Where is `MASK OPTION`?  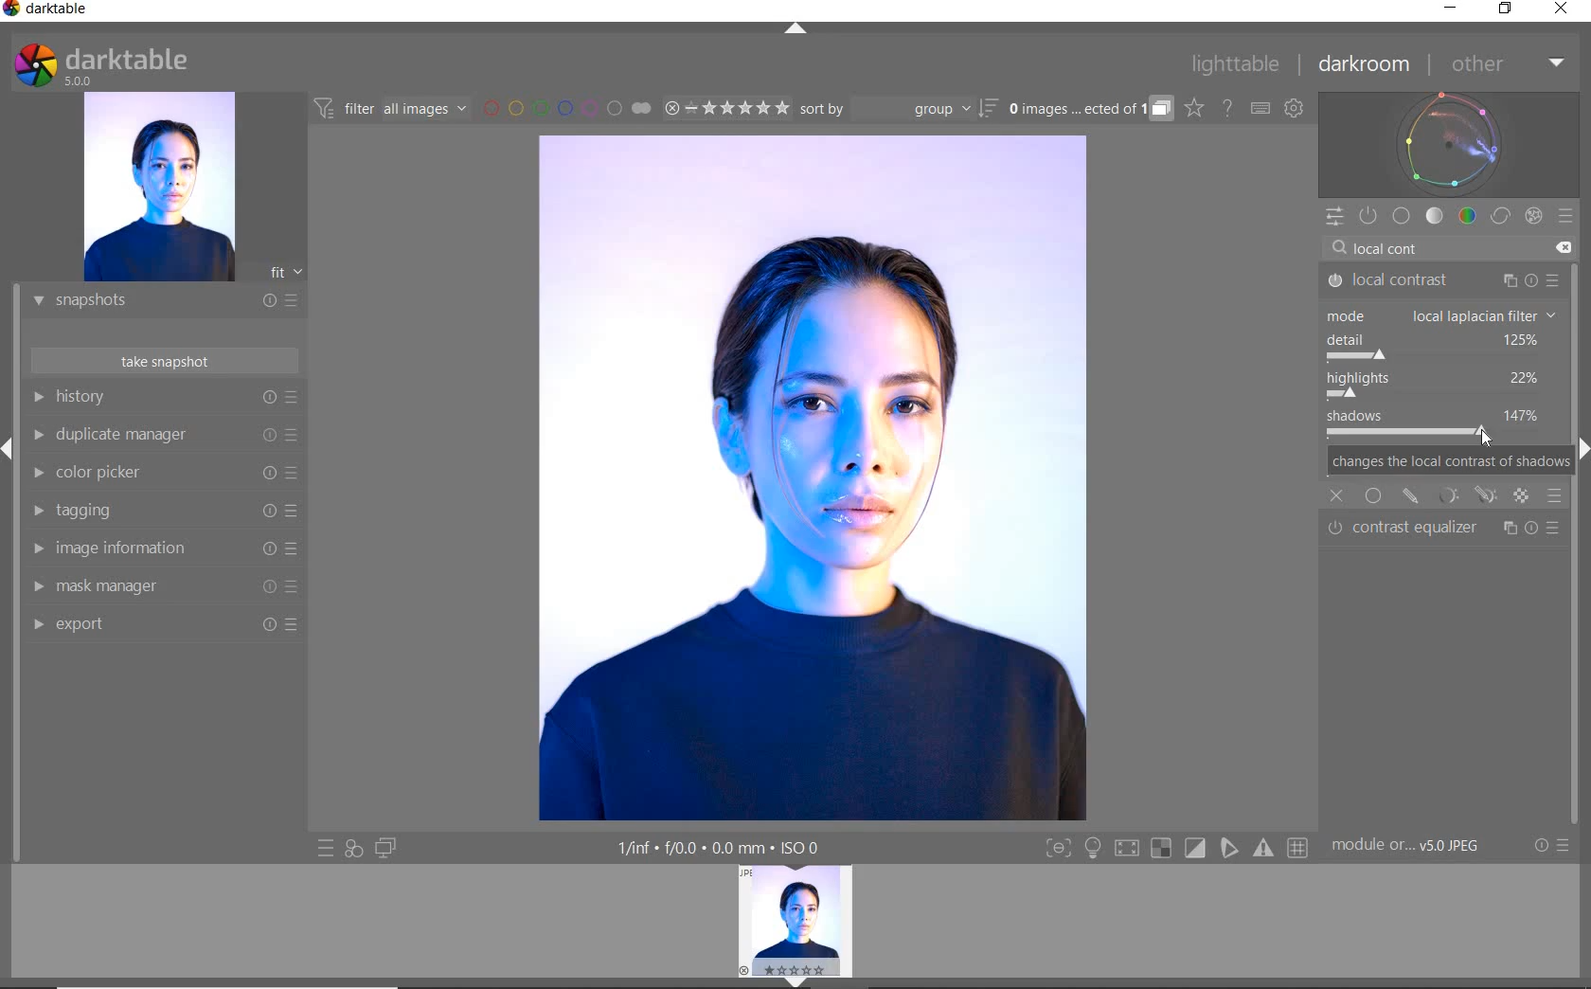 MASK OPTION is located at coordinates (1522, 497).